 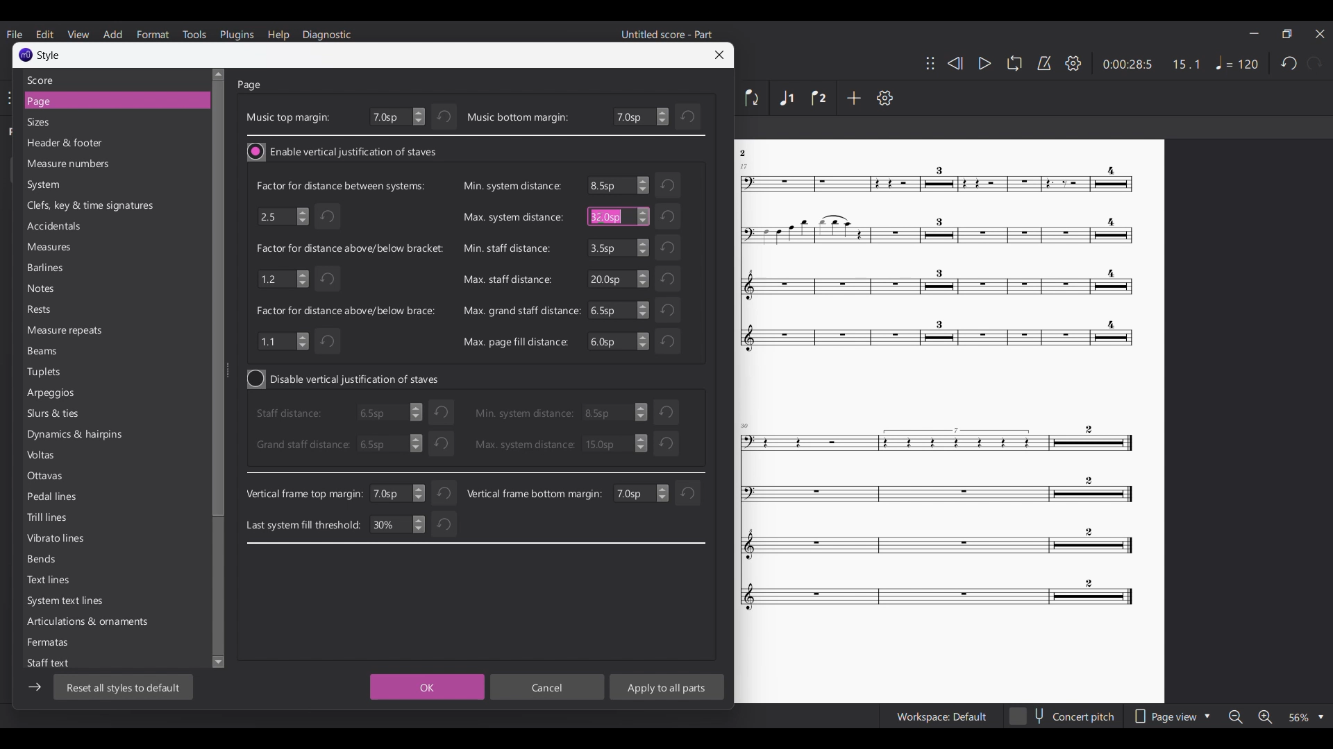 I want to click on , so click(x=937, y=259).